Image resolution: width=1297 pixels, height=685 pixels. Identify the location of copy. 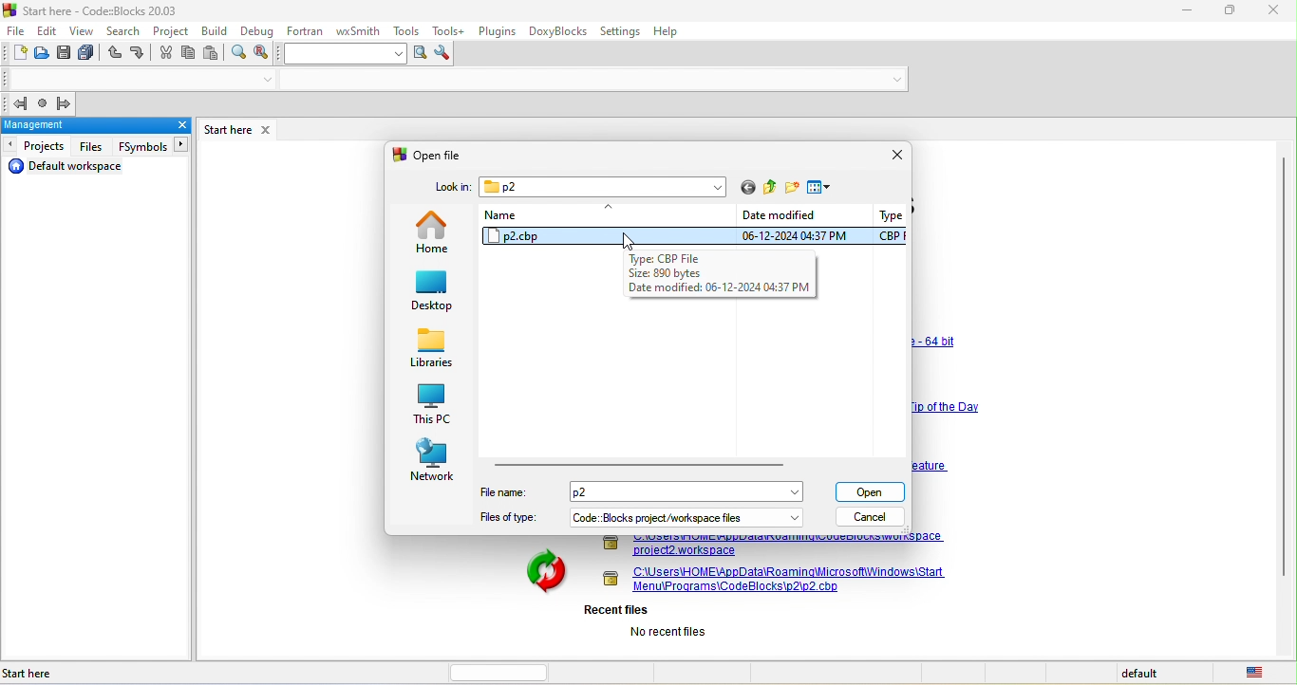
(189, 55).